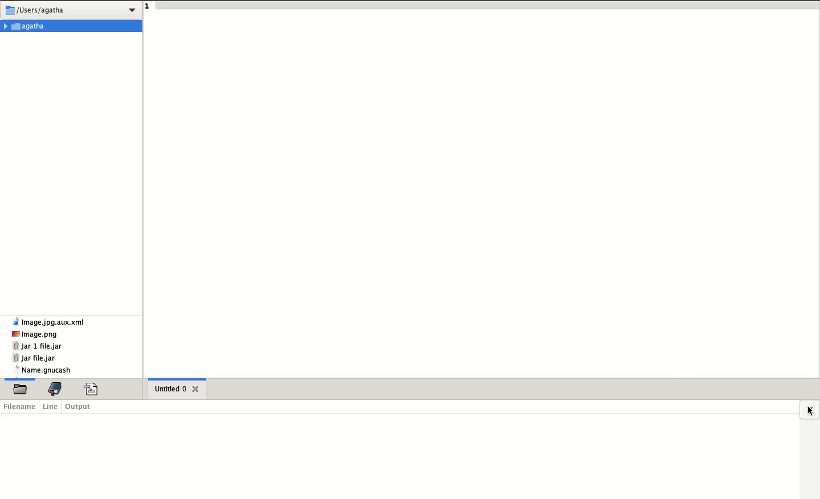 The width and height of the screenshot is (820, 499). I want to click on name.gnucash, so click(46, 370).